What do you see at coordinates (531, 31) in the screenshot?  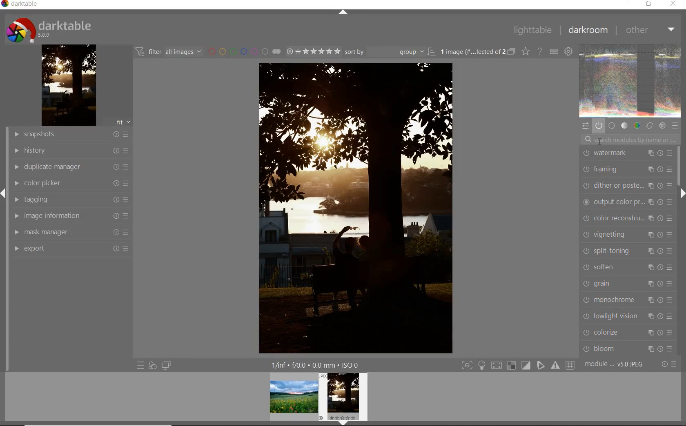 I see `lighttable` at bounding box center [531, 31].